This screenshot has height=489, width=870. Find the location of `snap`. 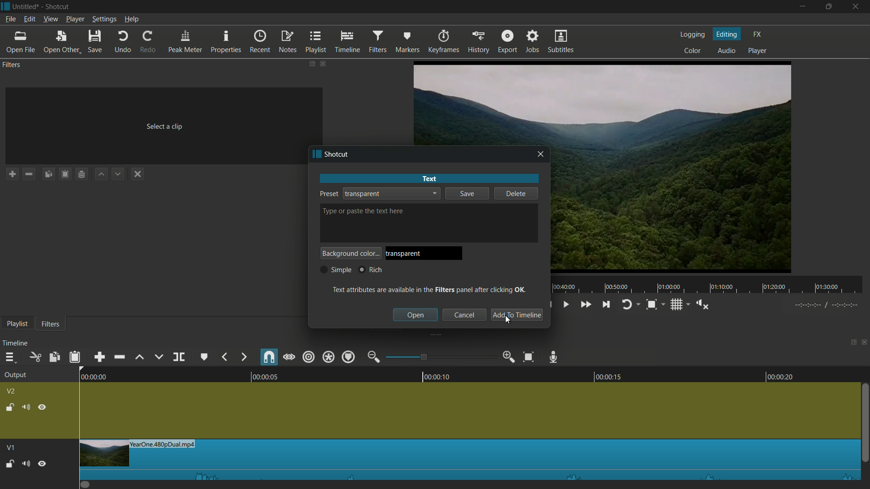

snap is located at coordinates (270, 358).